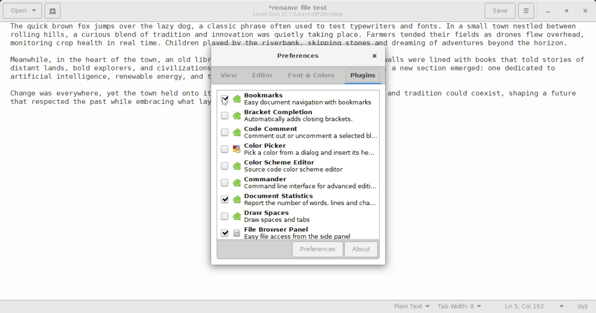 Image resolution: width=596 pixels, height=313 pixels. What do you see at coordinates (318, 249) in the screenshot?
I see `Preferences` at bounding box center [318, 249].